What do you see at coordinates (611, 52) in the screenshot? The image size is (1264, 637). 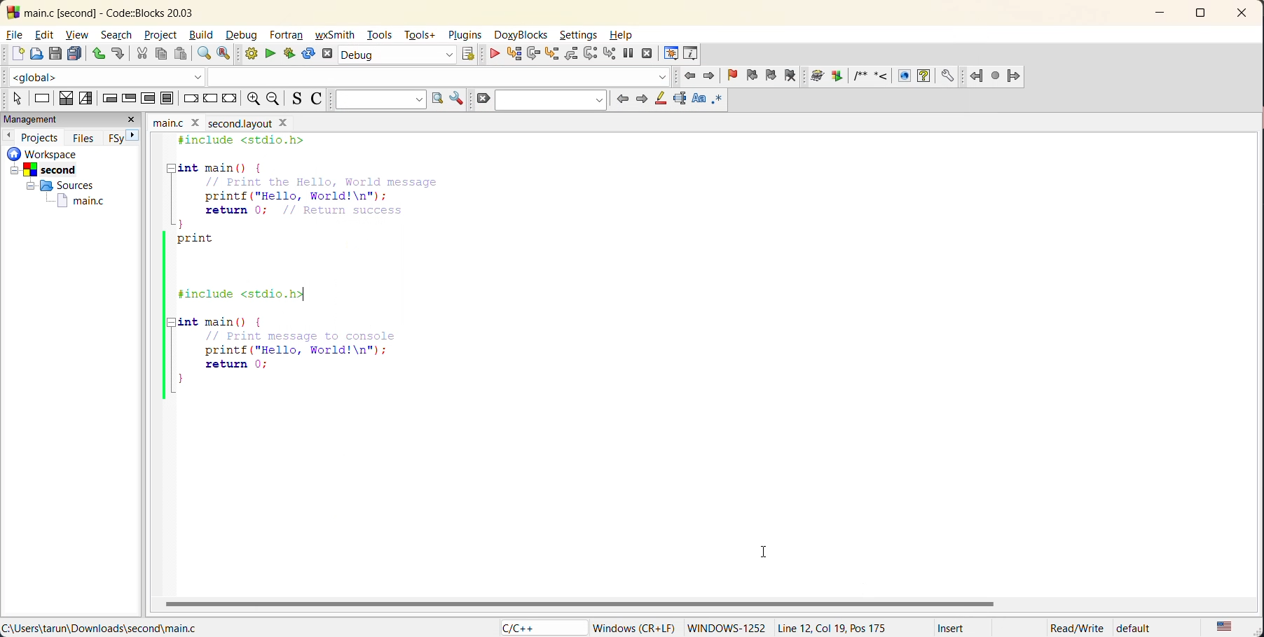 I see `step into instruction` at bounding box center [611, 52].